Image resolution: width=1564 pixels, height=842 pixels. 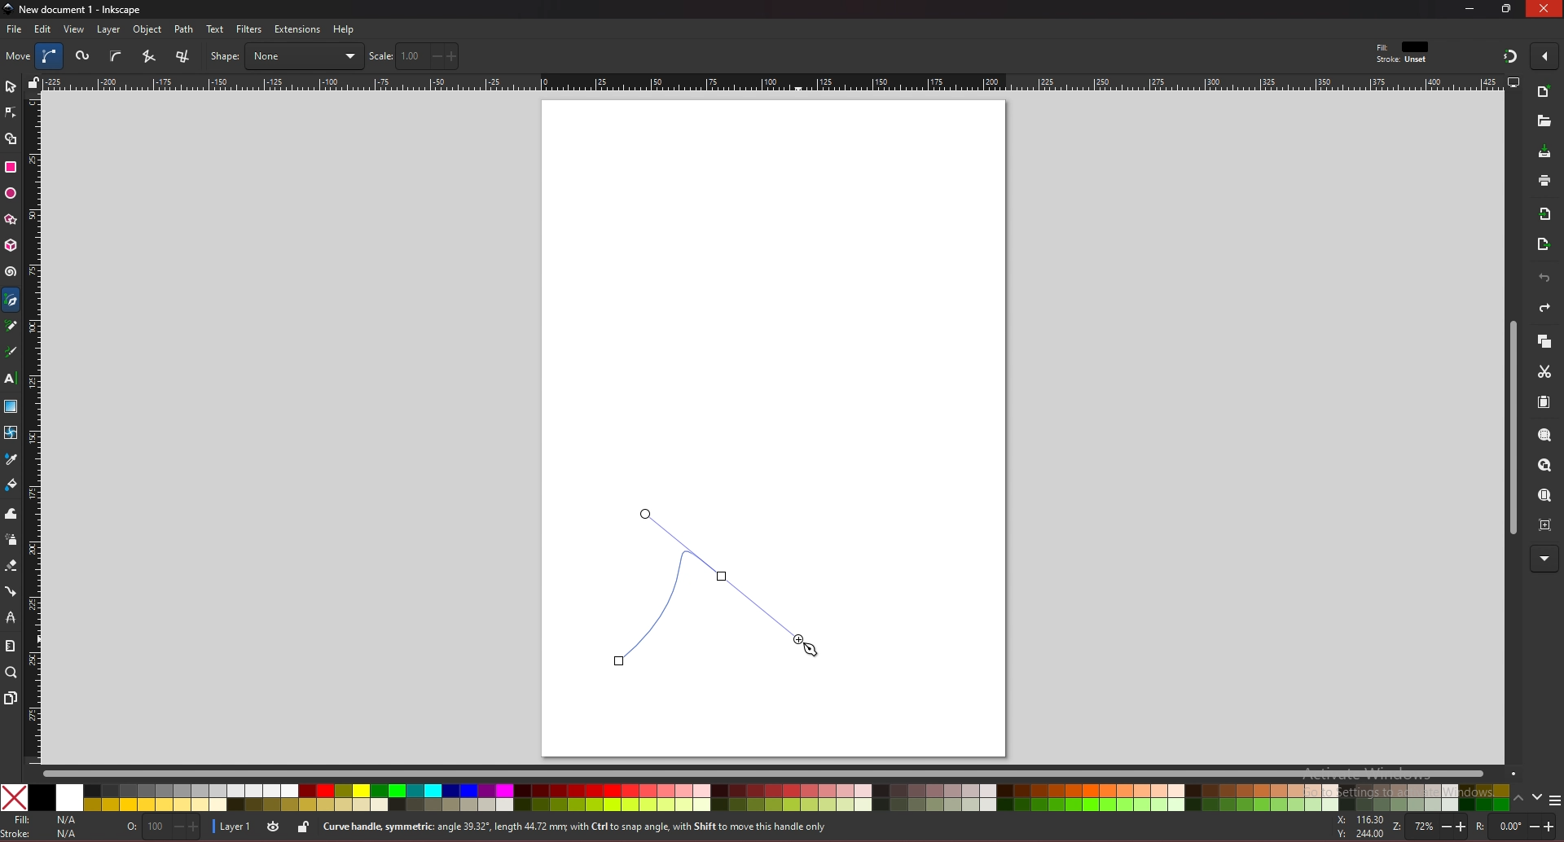 What do you see at coordinates (1404, 47) in the screenshot?
I see `fit` at bounding box center [1404, 47].